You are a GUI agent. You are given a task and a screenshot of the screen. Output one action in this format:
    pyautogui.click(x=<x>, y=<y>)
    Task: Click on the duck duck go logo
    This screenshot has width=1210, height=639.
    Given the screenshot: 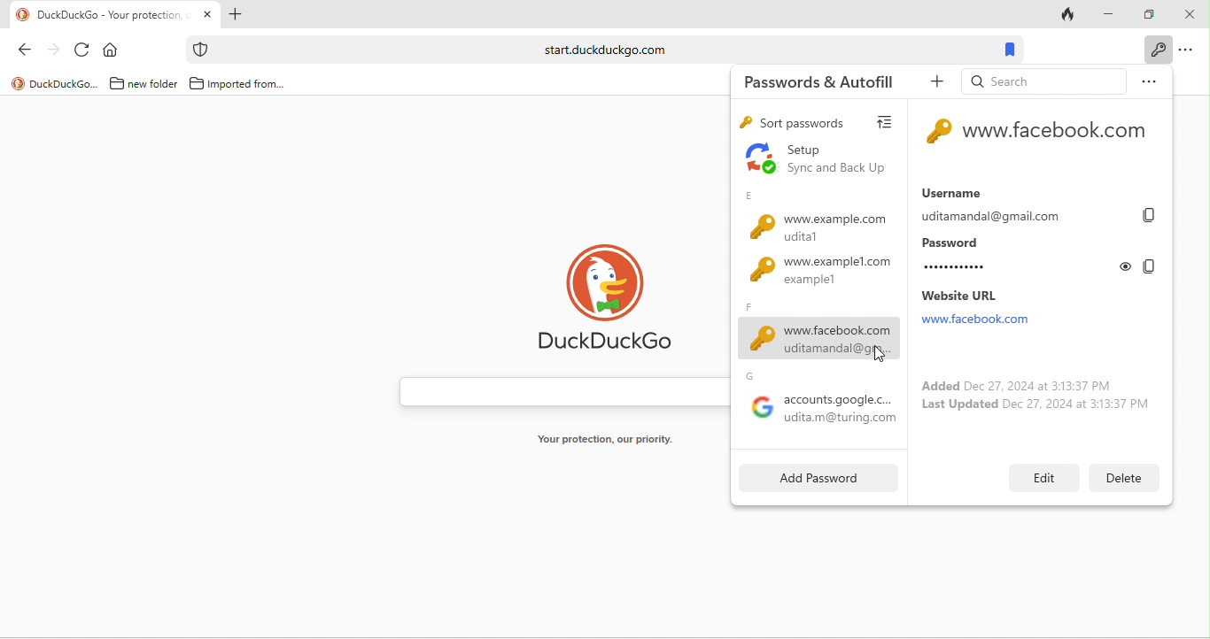 What is the action you would take?
    pyautogui.click(x=615, y=302)
    